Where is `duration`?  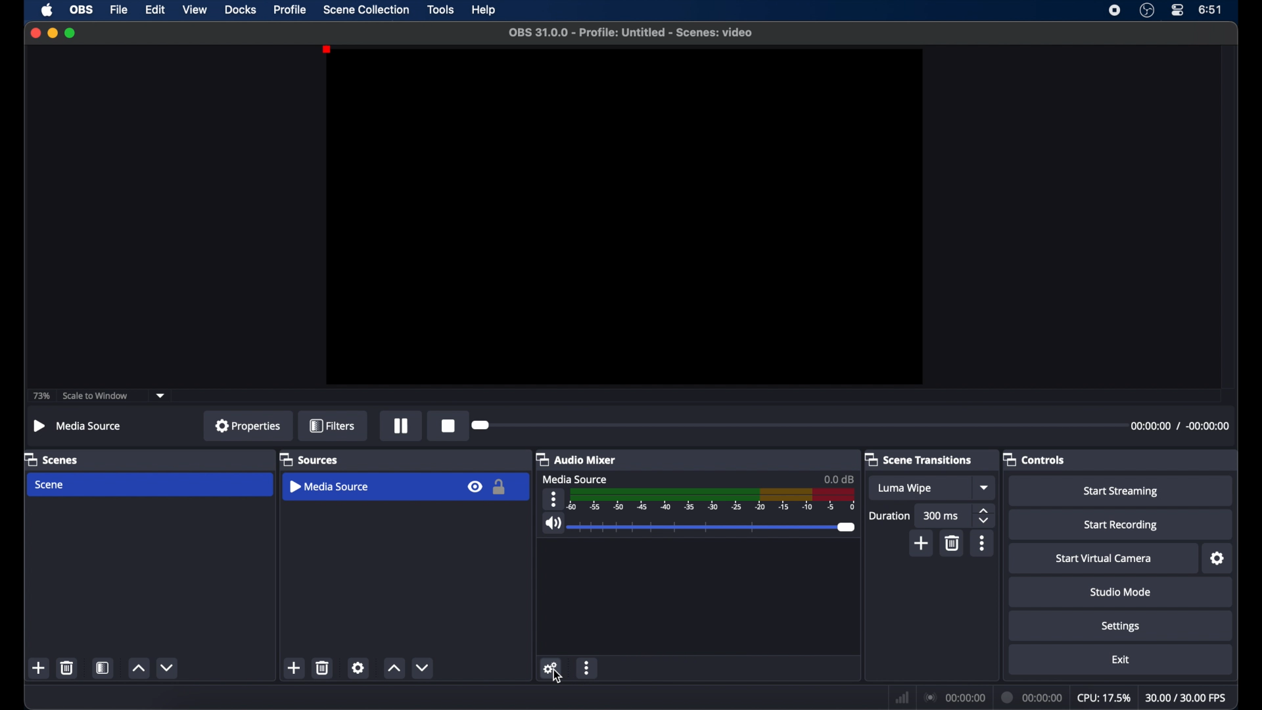 duration is located at coordinates (1033, 697).